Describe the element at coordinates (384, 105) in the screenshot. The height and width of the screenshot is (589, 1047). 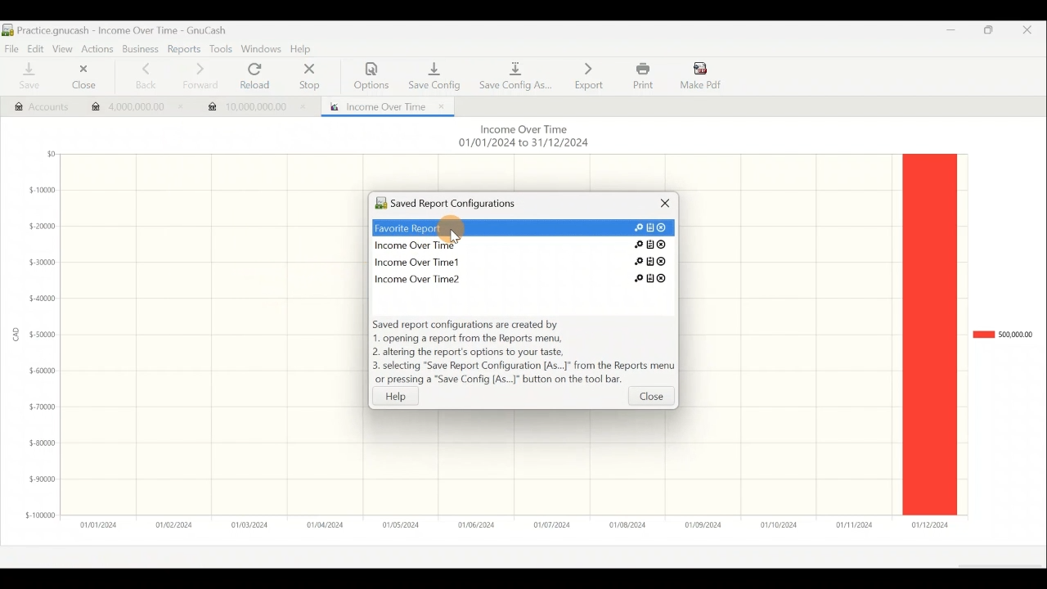
I see `Report` at that location.